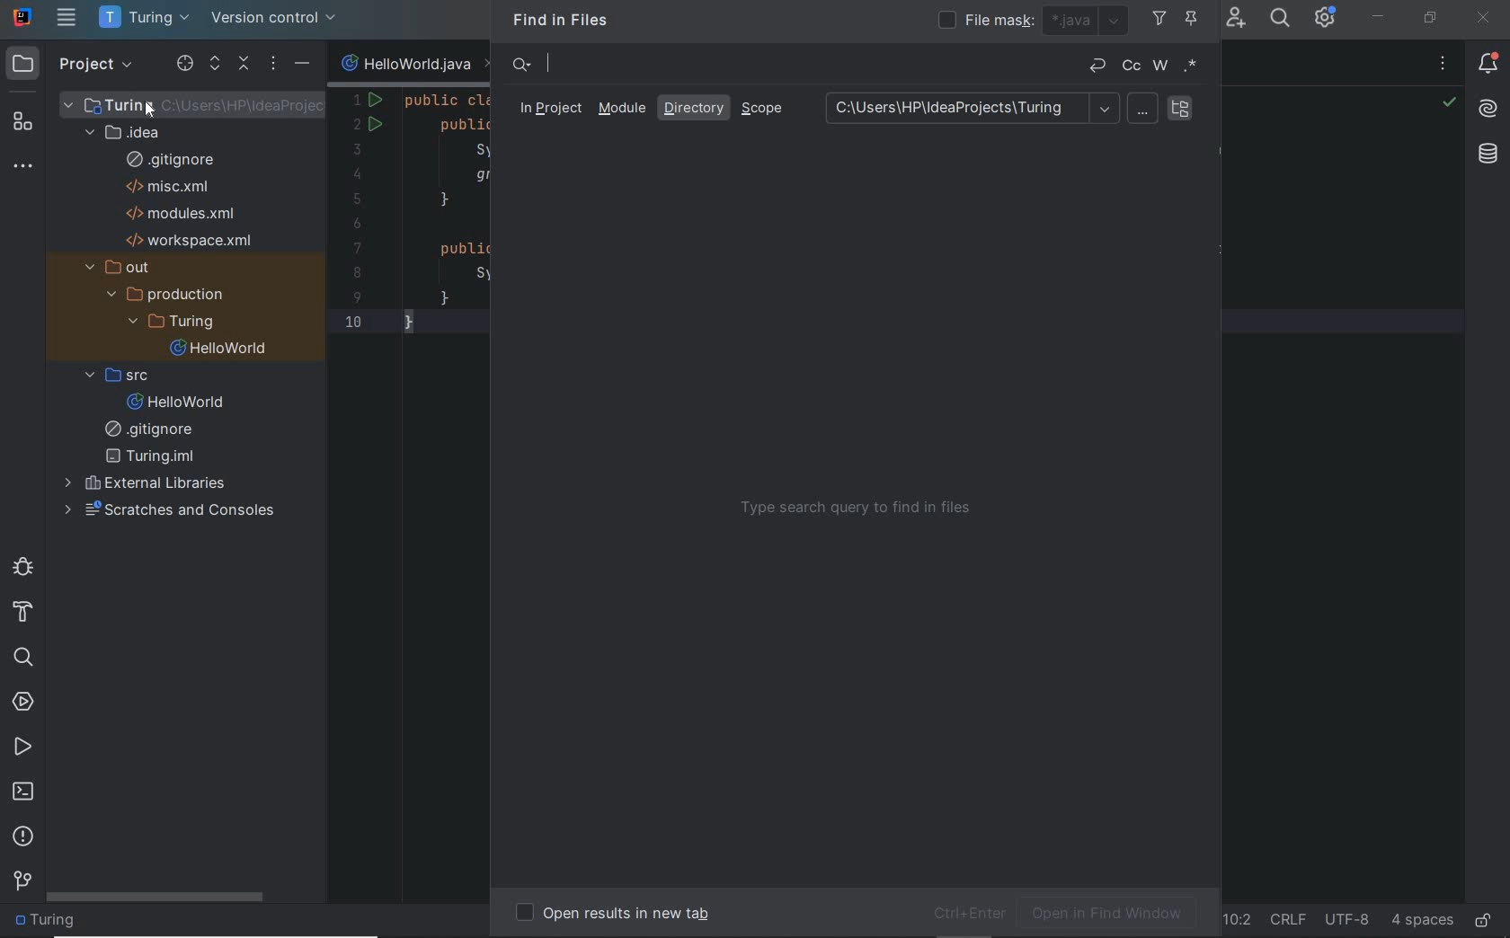  I want to click on version control, so click(21, 882).